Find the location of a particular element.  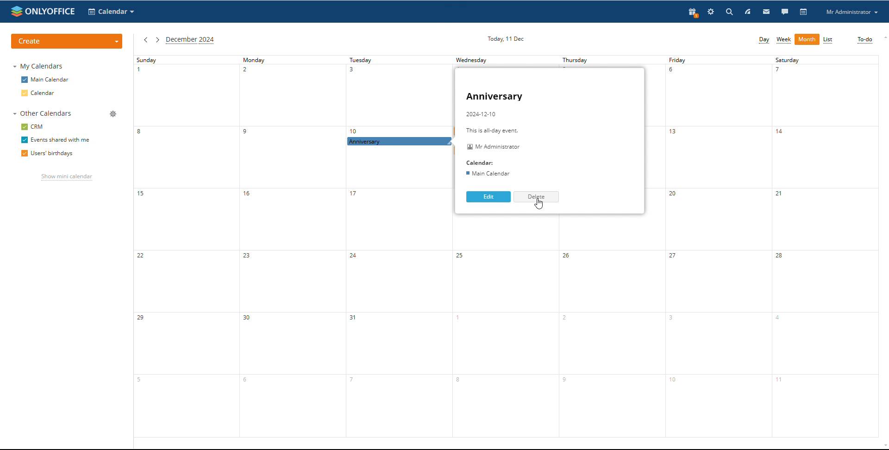

tuesday is located at coordinates (399, 246).